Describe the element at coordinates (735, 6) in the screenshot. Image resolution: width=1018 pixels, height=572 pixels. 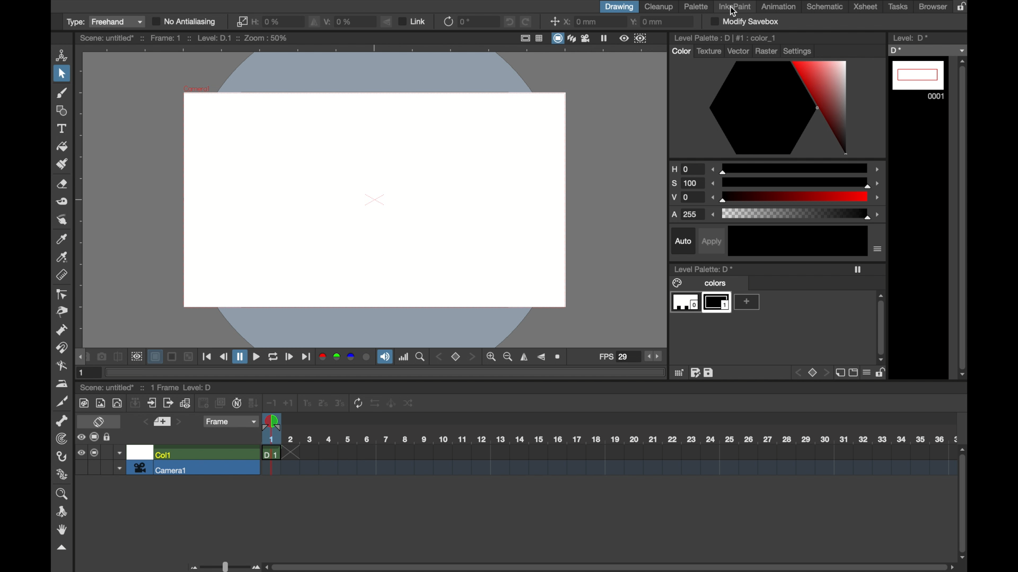
I see `inknpaint` at that location.